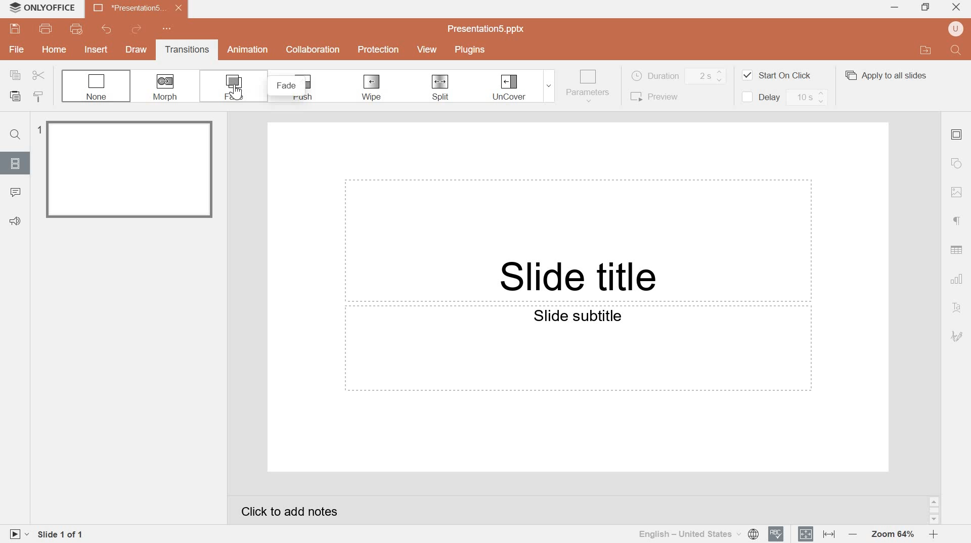 This screenshot has width=971, height=543. I want to click on Cut, so click(38, 76).